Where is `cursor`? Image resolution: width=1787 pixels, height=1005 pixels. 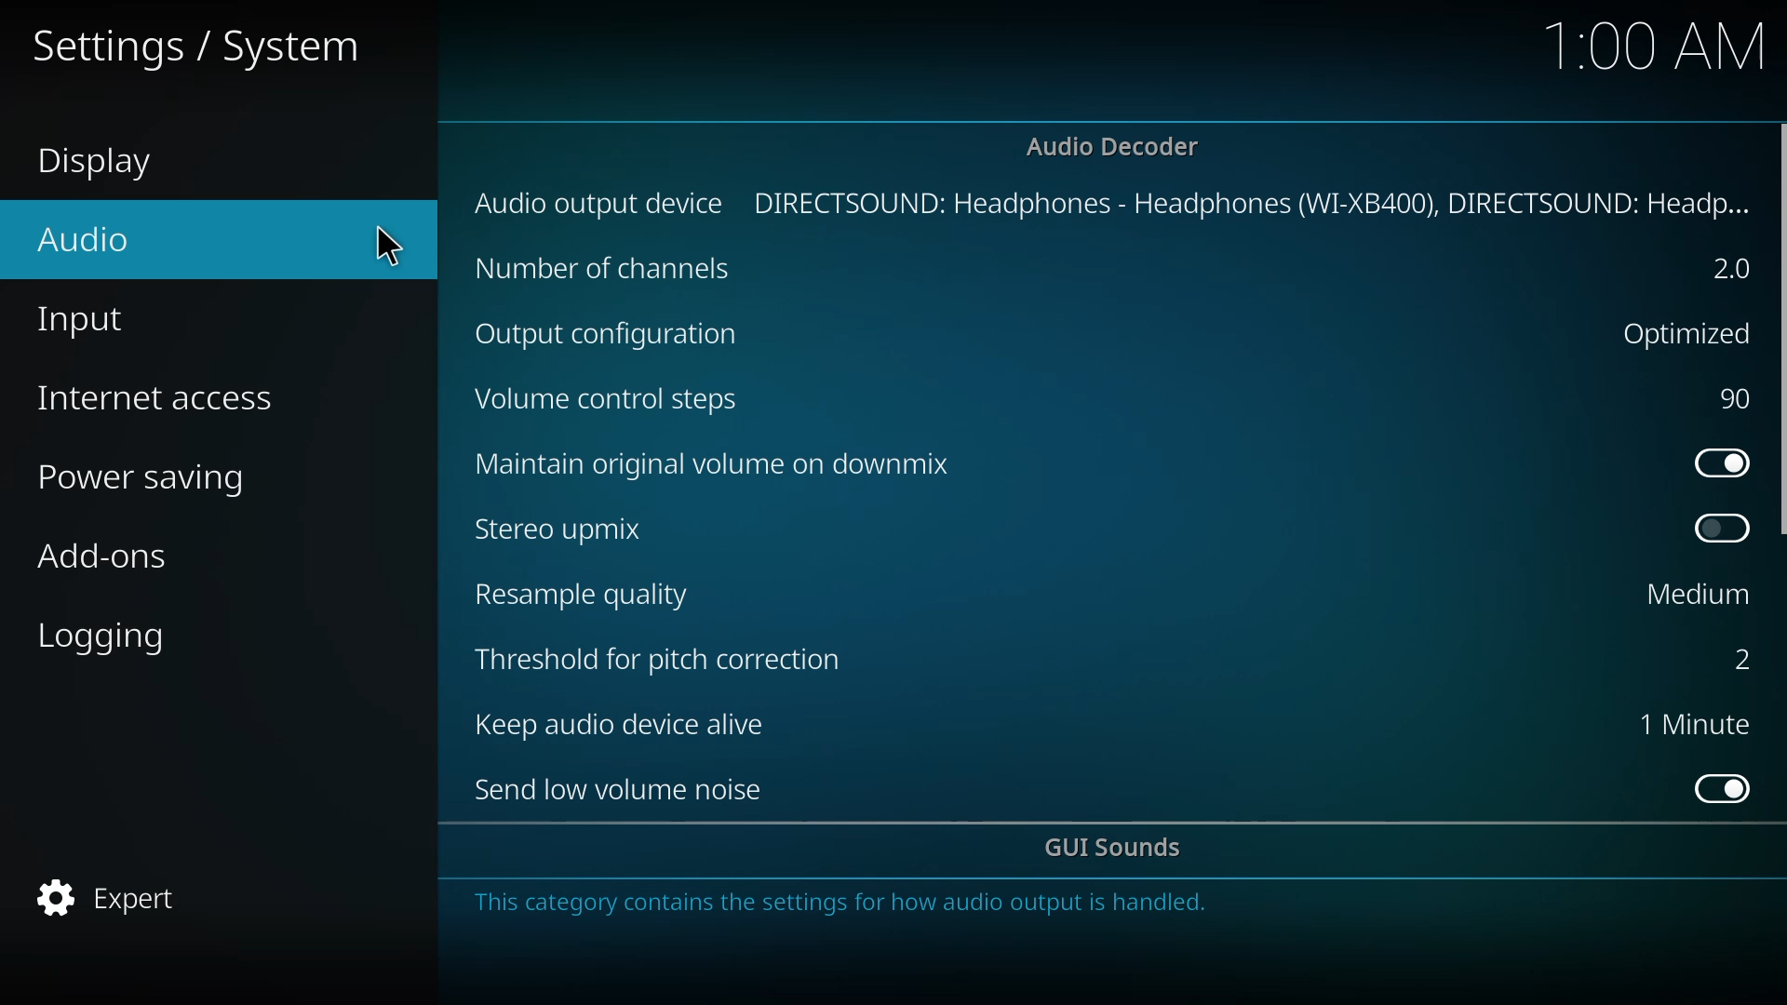 cursor is located at coordinates (387, 244).